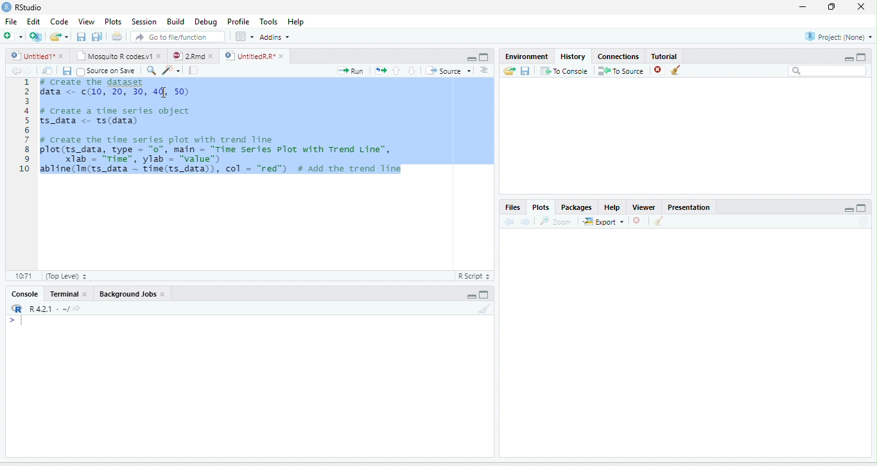  Describe the element at coordinates (65, 276) in the screenshot. I see `(Top Level)` at that location.